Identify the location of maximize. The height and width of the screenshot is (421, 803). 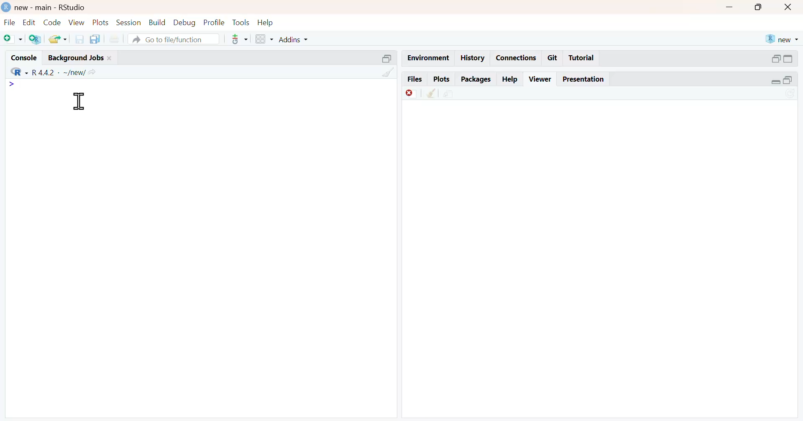
(793, 59).